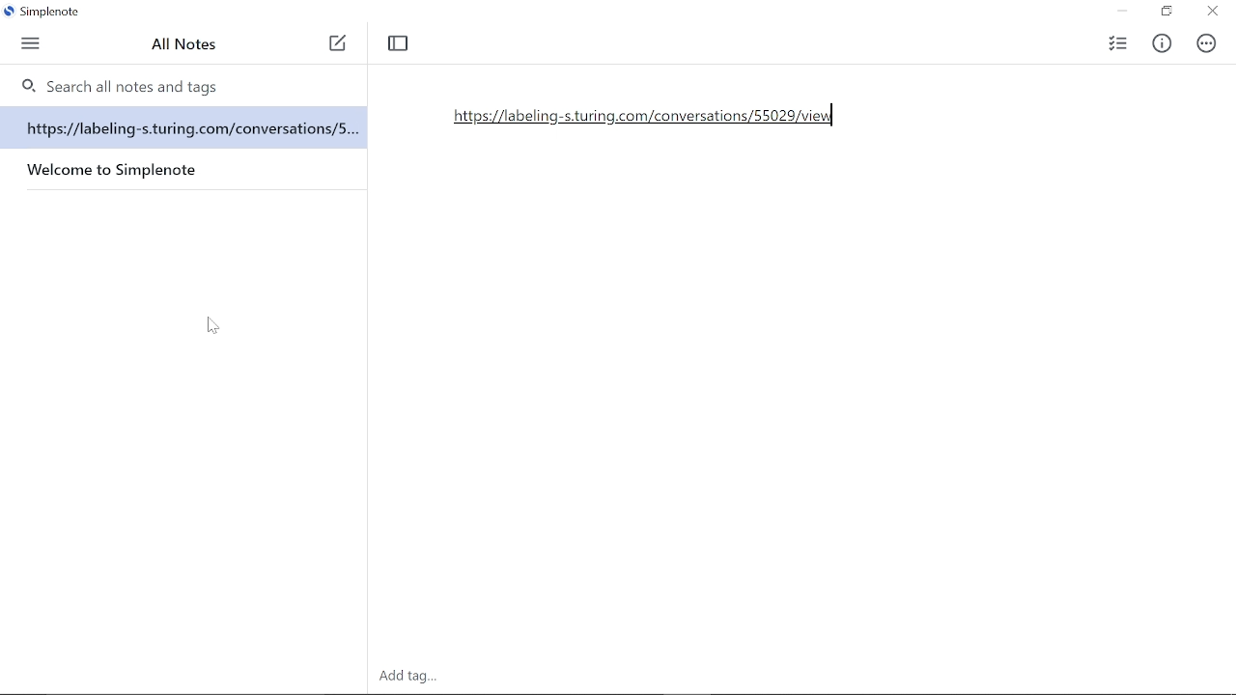 This screenshot has width=1236, height=695. Describe the element at coordinates (334, 49) in the screenshot. I see `New note` at that location.